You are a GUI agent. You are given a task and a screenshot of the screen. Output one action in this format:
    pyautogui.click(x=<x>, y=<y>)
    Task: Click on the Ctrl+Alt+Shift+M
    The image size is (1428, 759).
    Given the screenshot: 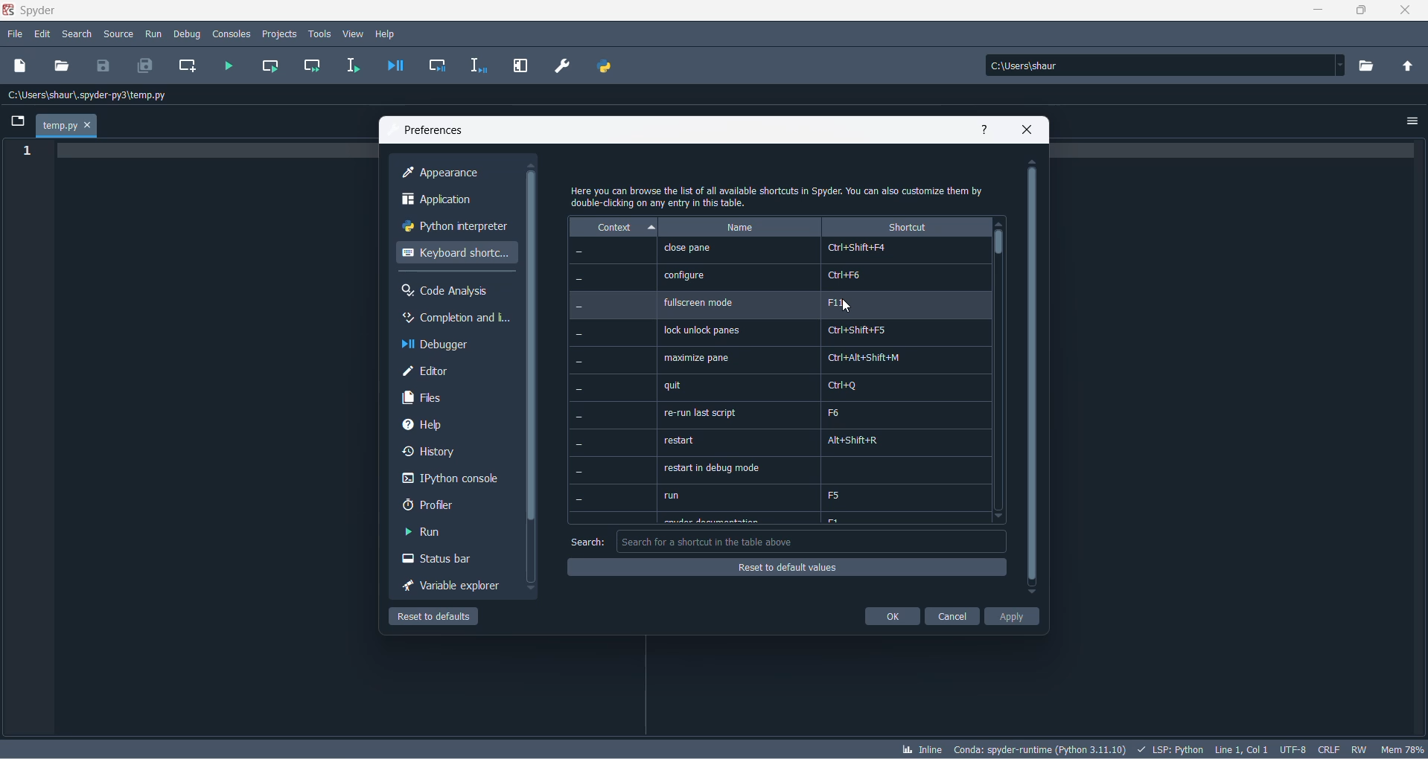 What is the action you would take?
    pyautogui.click(x=864, y=358)
    